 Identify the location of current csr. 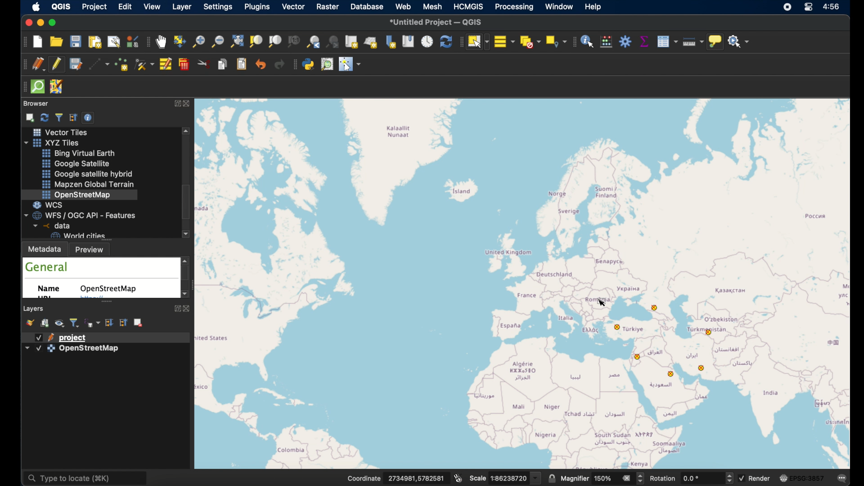
(801, 478).